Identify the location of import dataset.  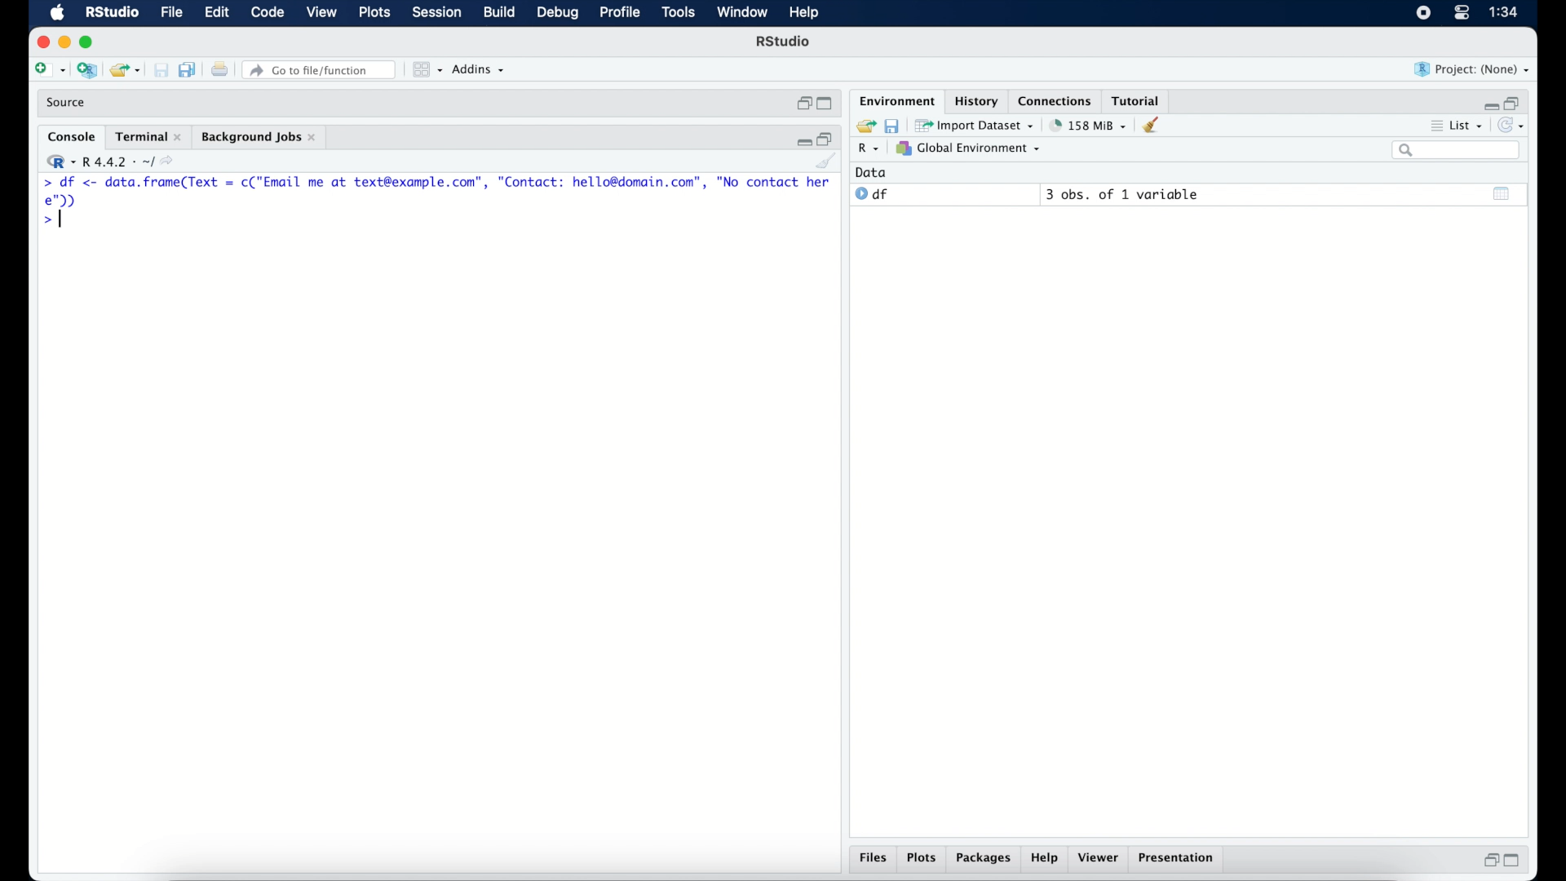
(977, 126).